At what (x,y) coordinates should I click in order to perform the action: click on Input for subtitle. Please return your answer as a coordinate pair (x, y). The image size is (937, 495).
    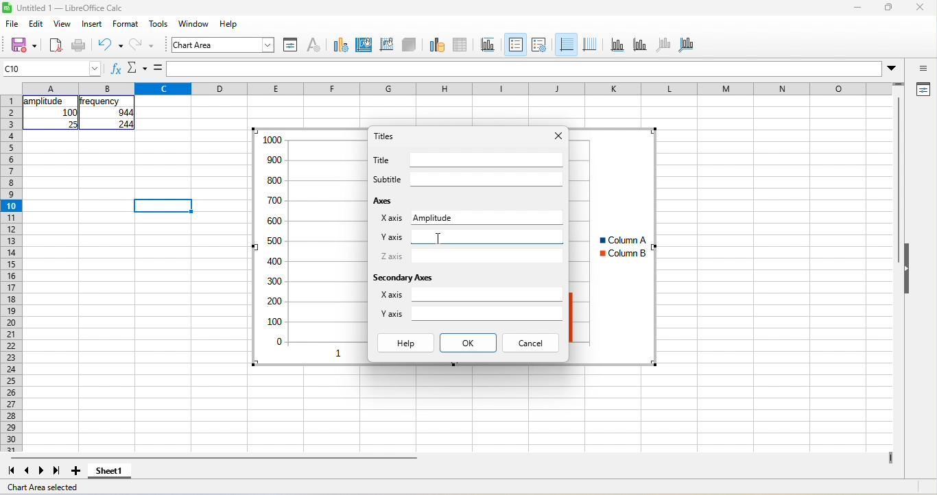
    Looking at the image, I should click on (487, 179).